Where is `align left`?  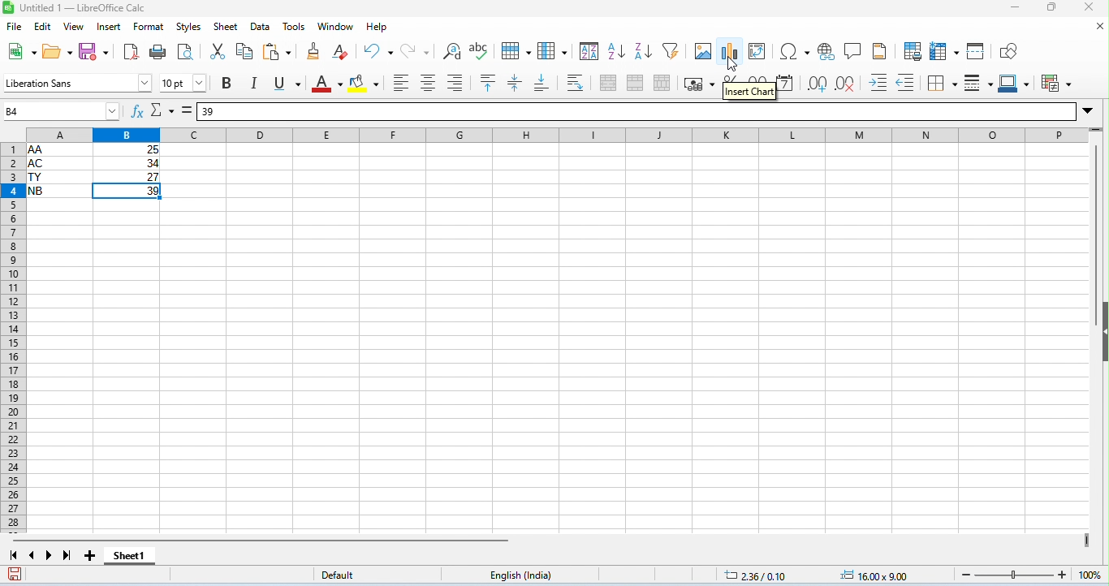
align left is located at coordinates (402, 84).